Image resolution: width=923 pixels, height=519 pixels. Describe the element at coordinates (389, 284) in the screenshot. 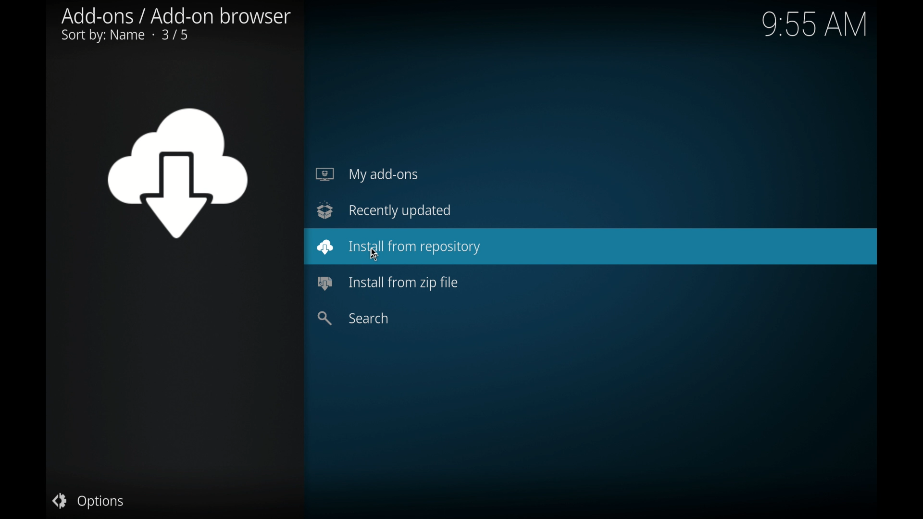

I see `install from zip file` at that location.